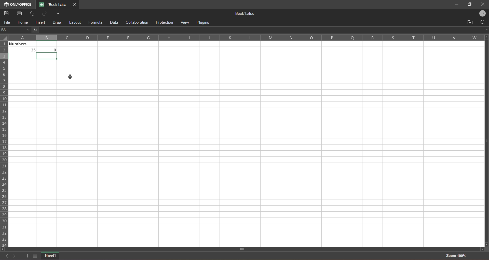 The image size is (489, 260). I want to click on scroll up, so click(485, 37).